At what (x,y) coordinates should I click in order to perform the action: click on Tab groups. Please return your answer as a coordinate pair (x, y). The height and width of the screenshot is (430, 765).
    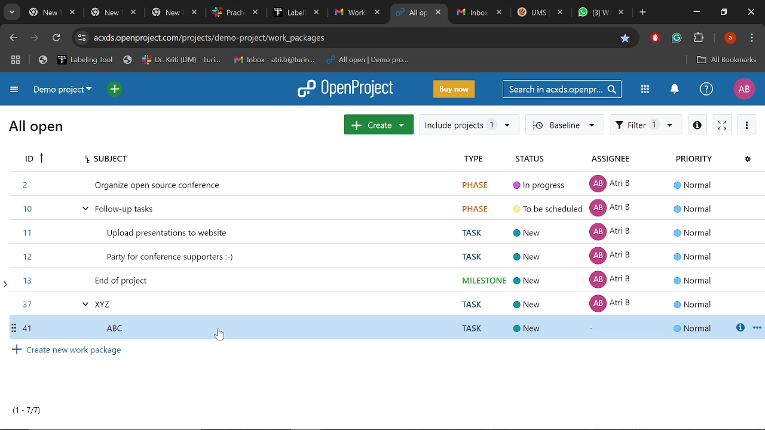
    Looking at the image, I should click on (17, 60).